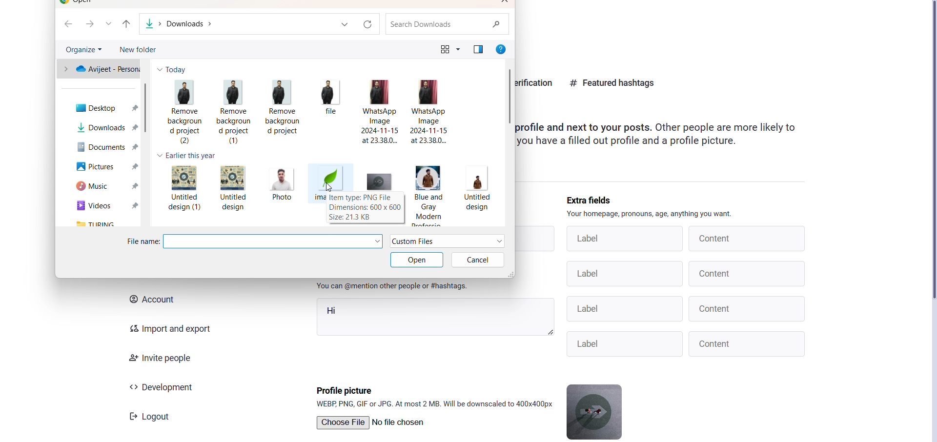 This screenshot has height=442, width=937. Describe the element at coordinates (163, 386) in the screenshot. I see `development` at that location.